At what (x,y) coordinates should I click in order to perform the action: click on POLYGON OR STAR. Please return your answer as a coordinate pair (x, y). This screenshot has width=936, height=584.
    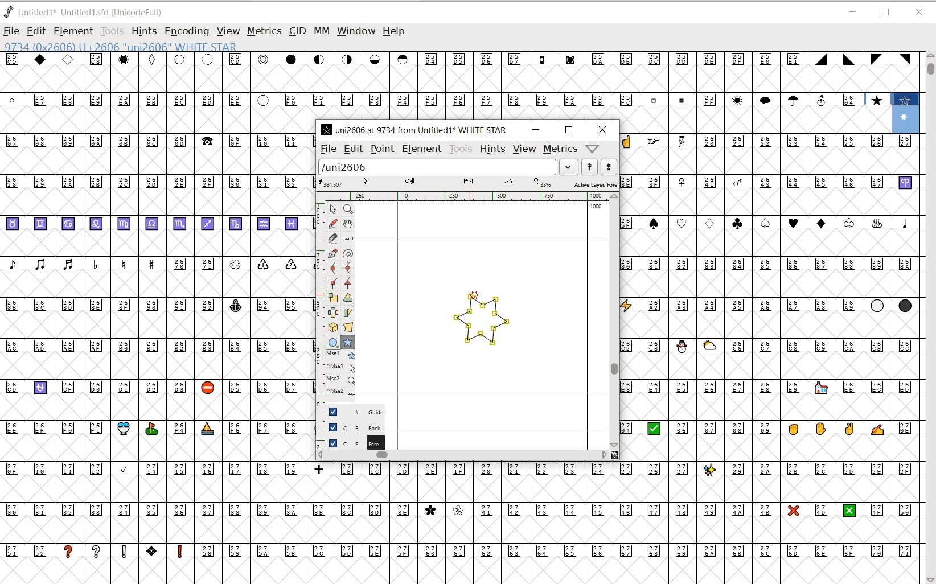
    Looking at the image, I should click on (347, 343).